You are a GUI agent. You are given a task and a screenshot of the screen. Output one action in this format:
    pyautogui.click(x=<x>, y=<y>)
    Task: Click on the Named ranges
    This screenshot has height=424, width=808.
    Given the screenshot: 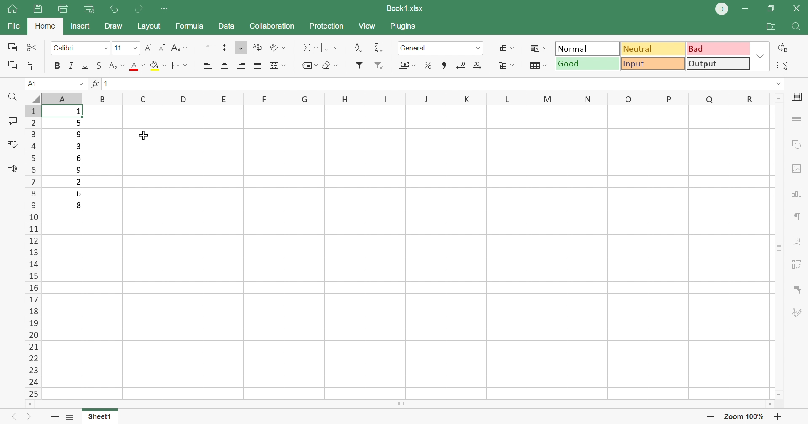 What is the action you would take?
    pyautogui.click(x=308, y=66)
    